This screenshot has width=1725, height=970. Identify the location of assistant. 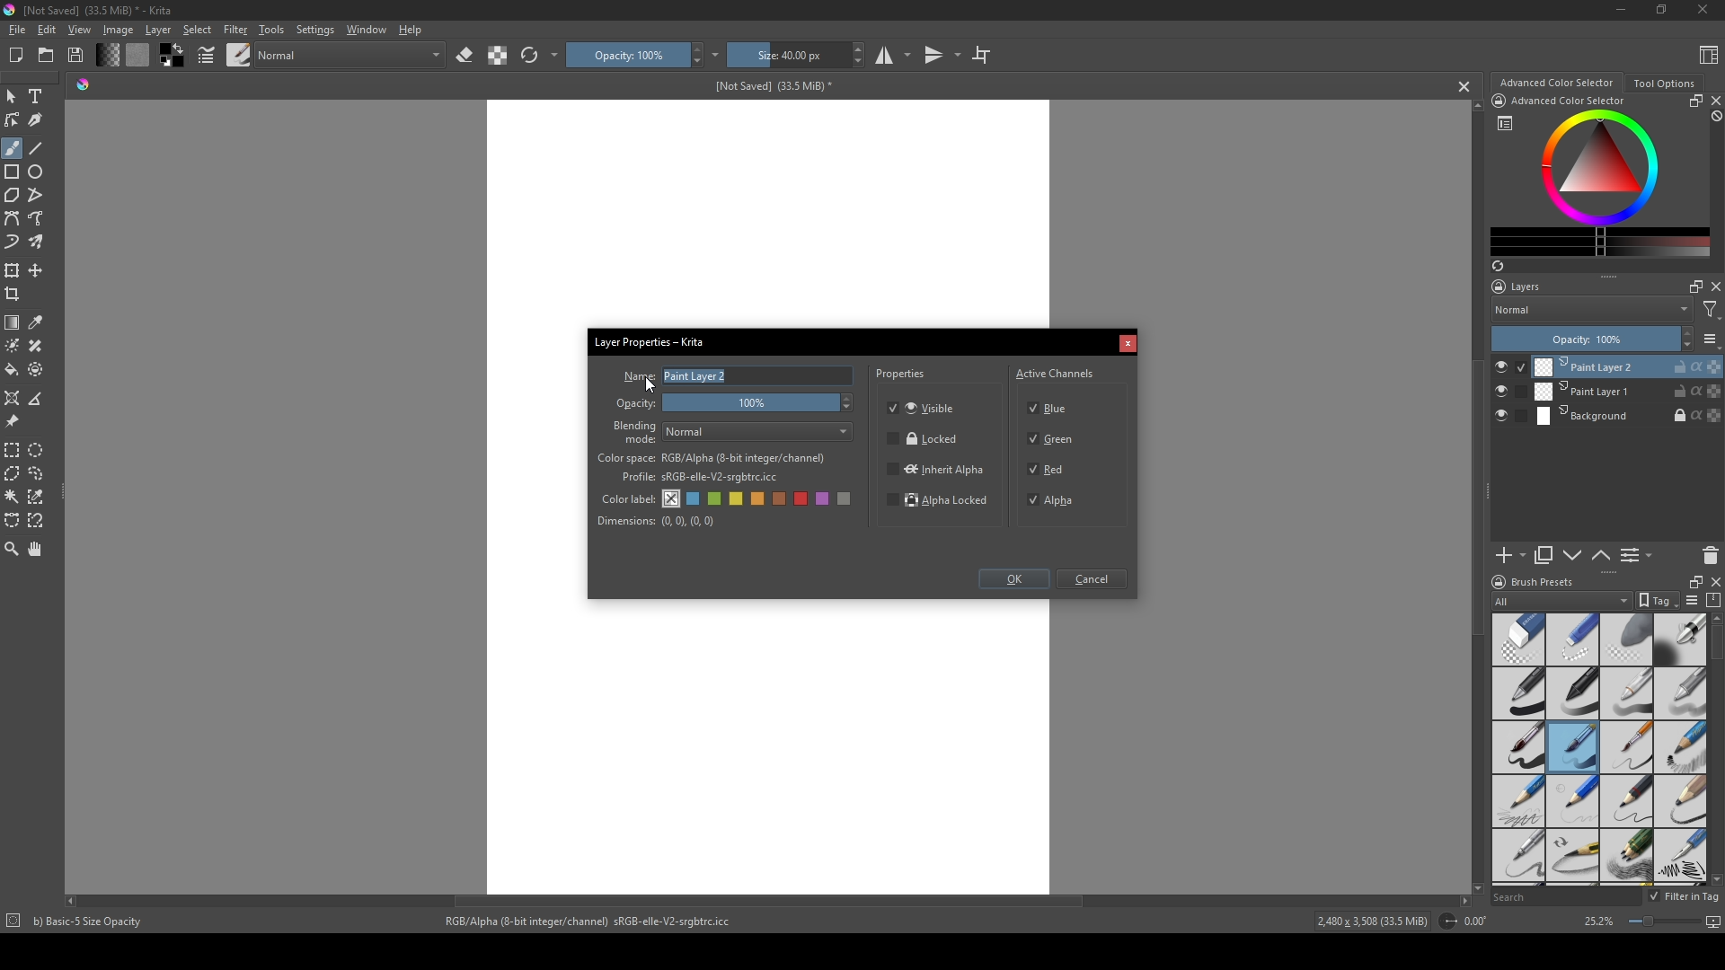
(13, 397).